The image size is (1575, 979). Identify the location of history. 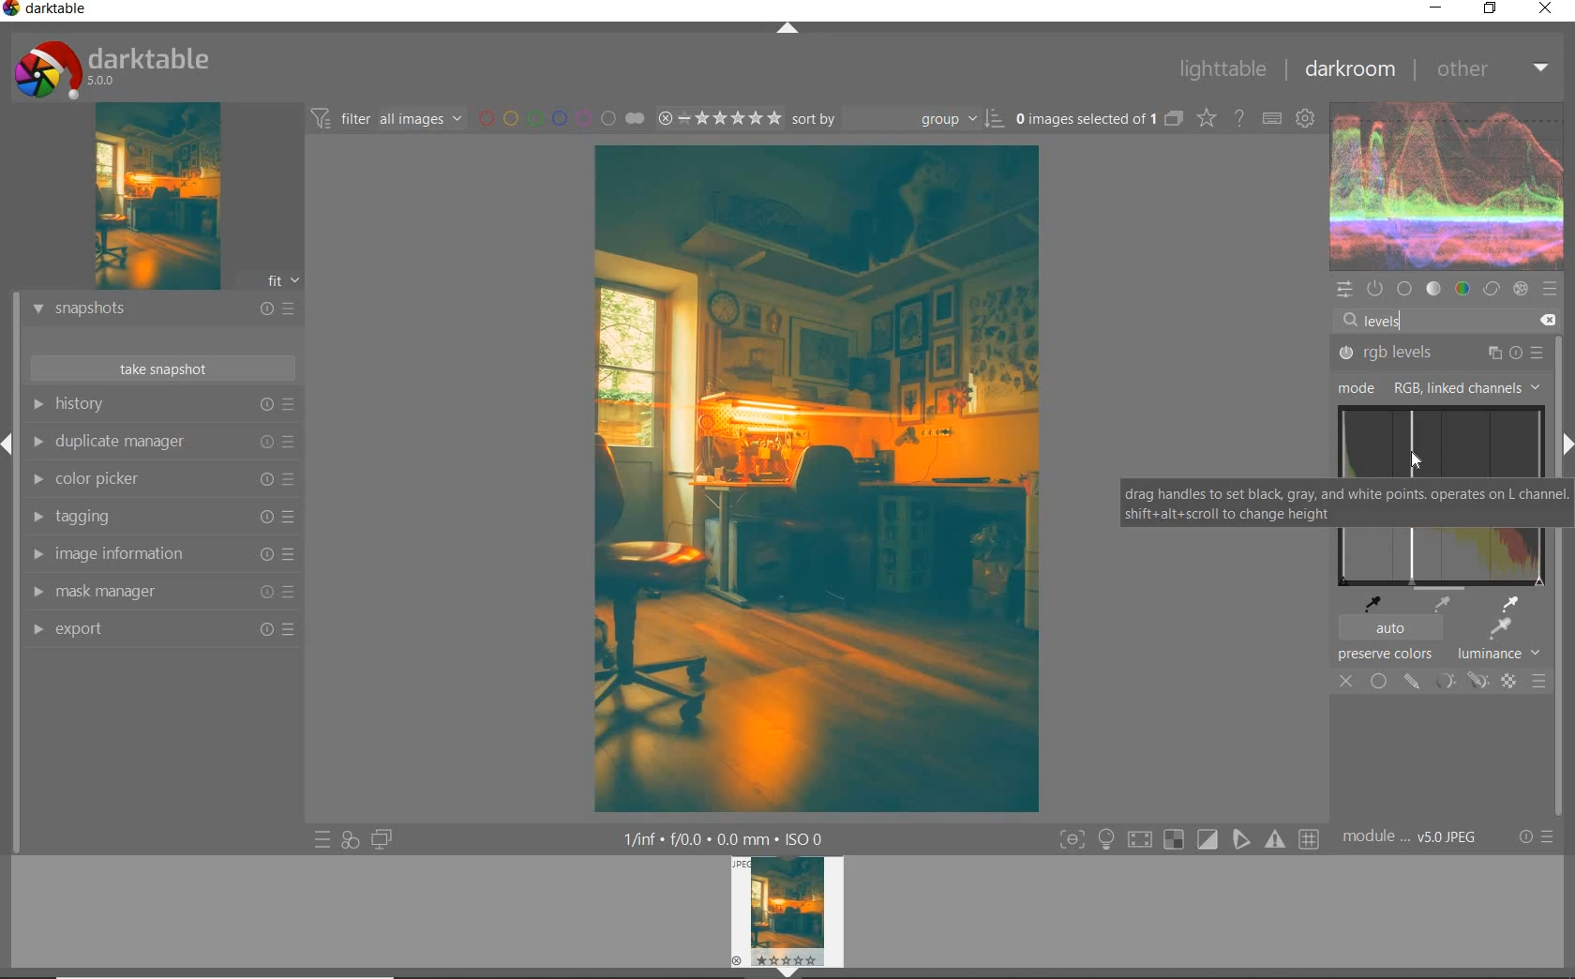
(162, 404).